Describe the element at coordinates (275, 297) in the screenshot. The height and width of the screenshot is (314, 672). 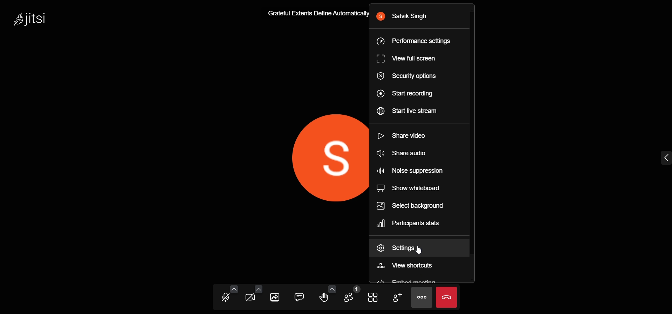
I see `svreen share` at that location.